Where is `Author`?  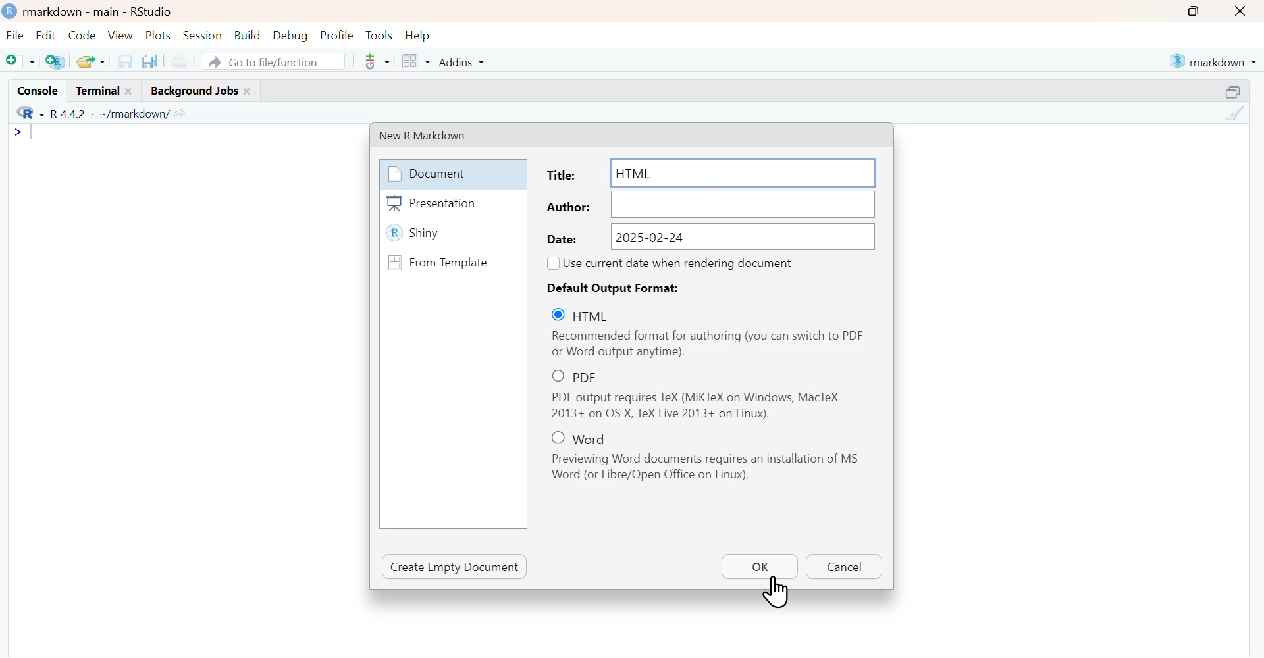 Author is located at coordinates (710, 205).